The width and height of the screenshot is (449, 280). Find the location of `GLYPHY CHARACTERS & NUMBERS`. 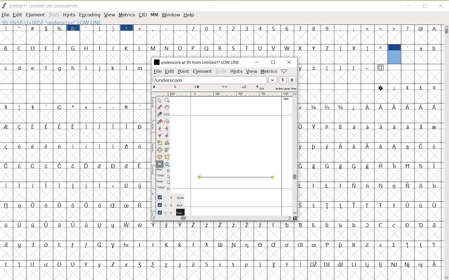

GLYPHY CHARACTERS & NUMBERS is located at coordinates (222, 248).